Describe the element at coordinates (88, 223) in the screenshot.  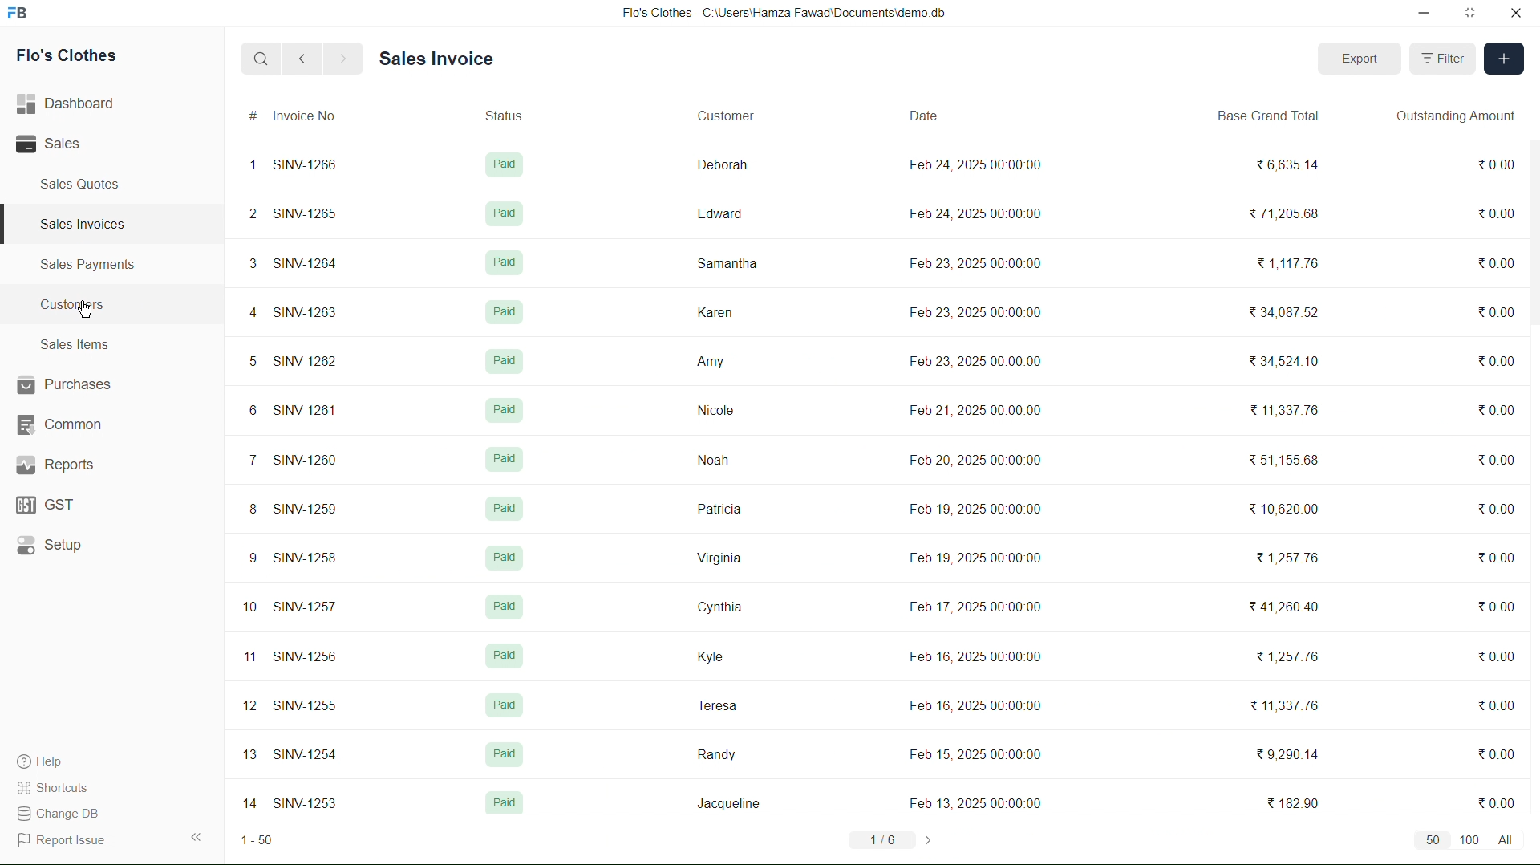
I see `Sales Invoices` at that location.